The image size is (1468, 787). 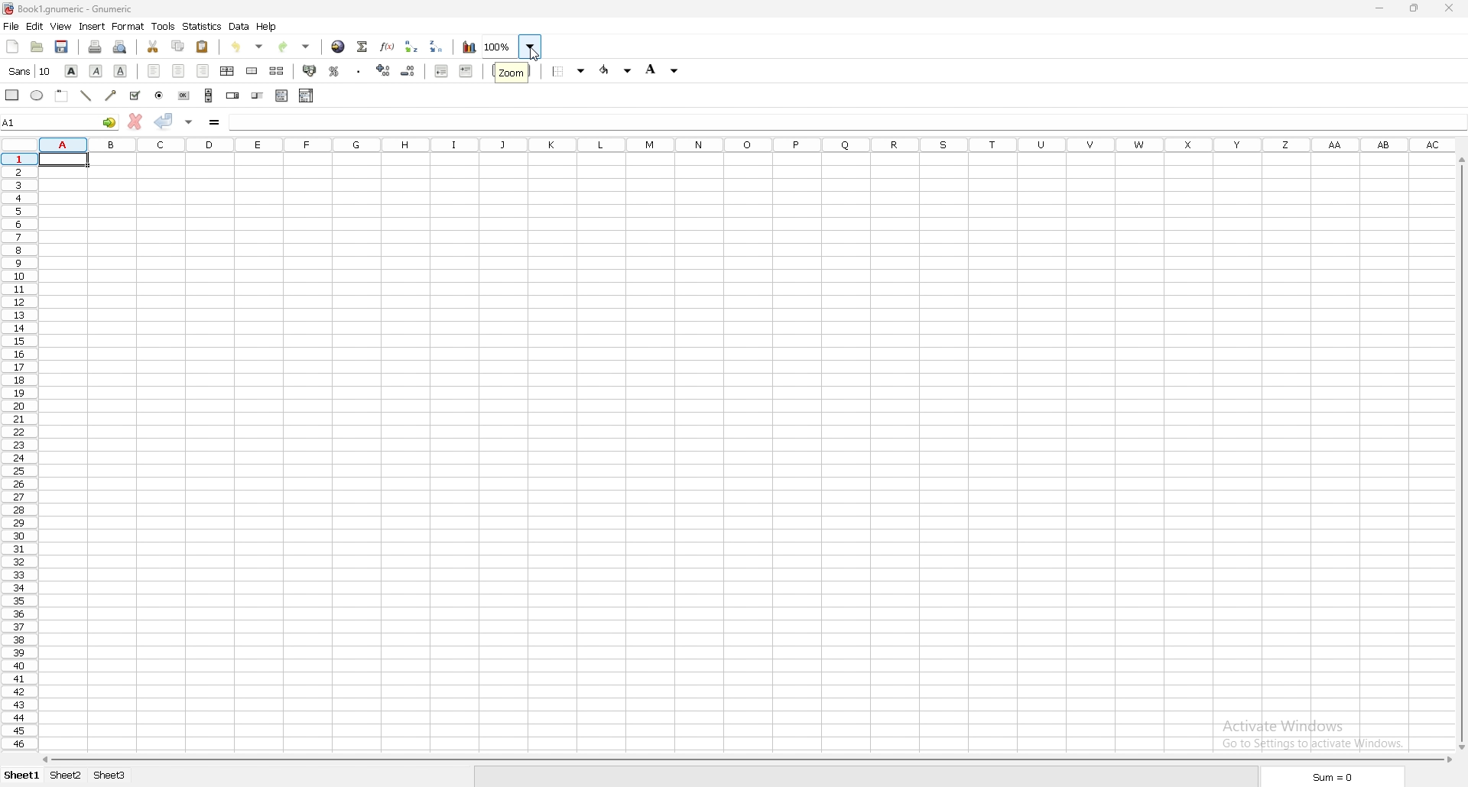 What do you see at coordinates (1380, 8) in the screenshot?
I see `minimize` at bounding box center [1380, 8].